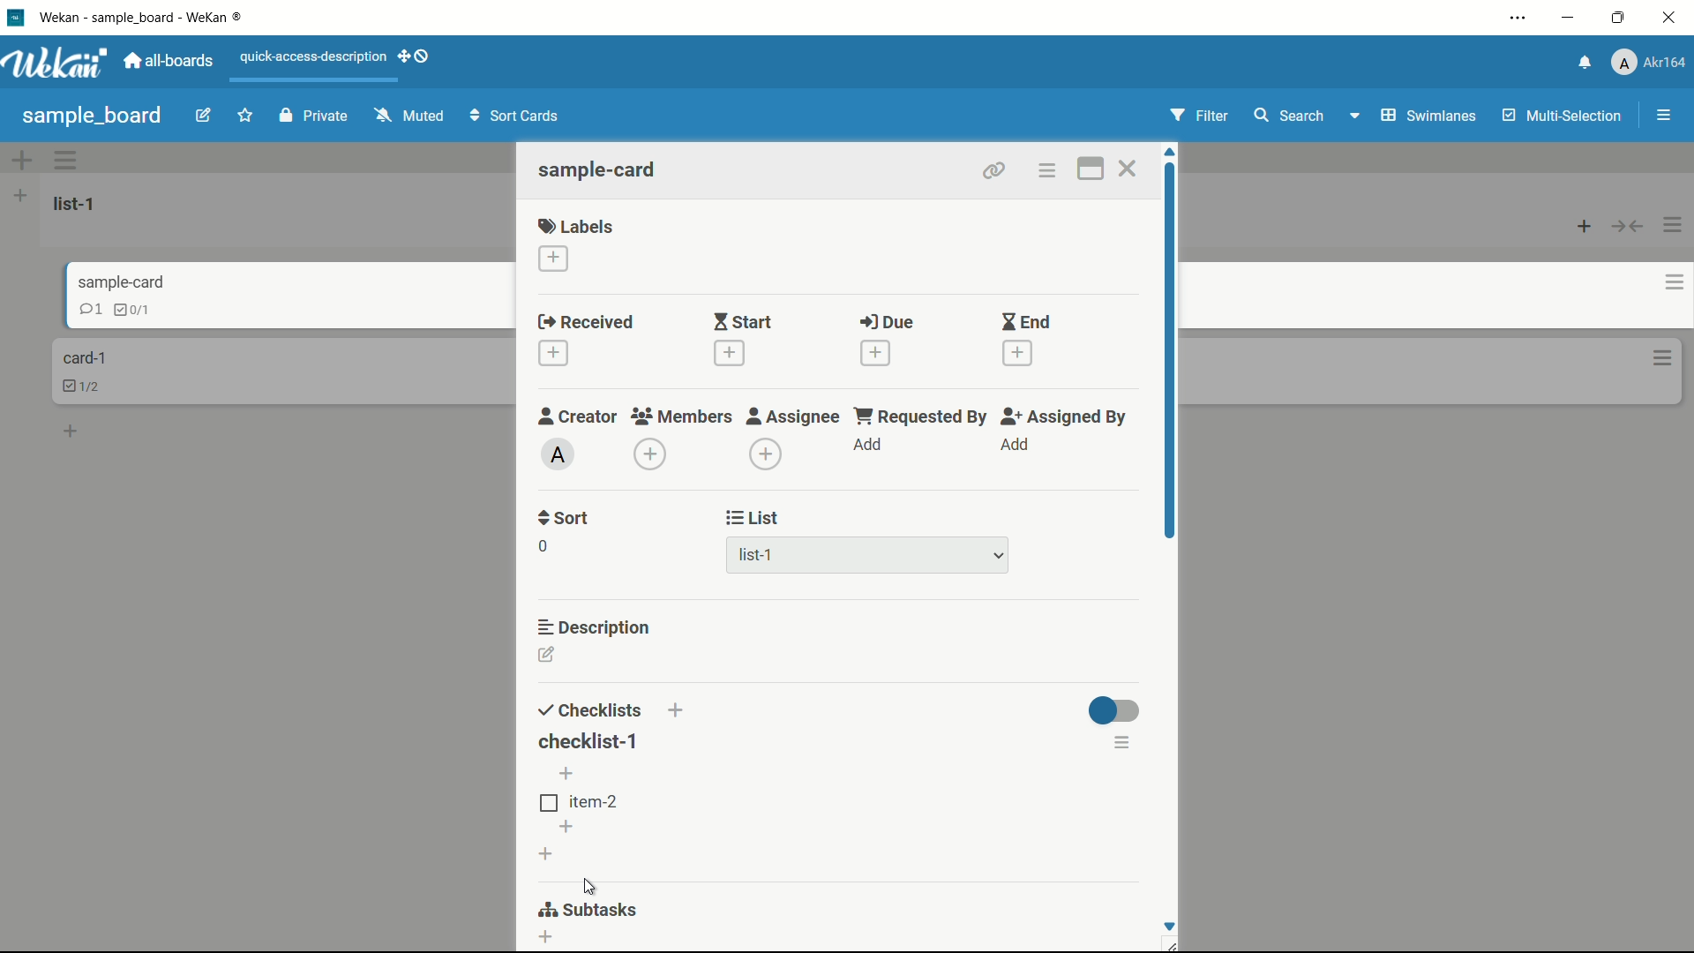 This screenshot has width=1694, height=953. Describe the element at coordinates (755, 518) in the screenshot. I see `list` at that location.